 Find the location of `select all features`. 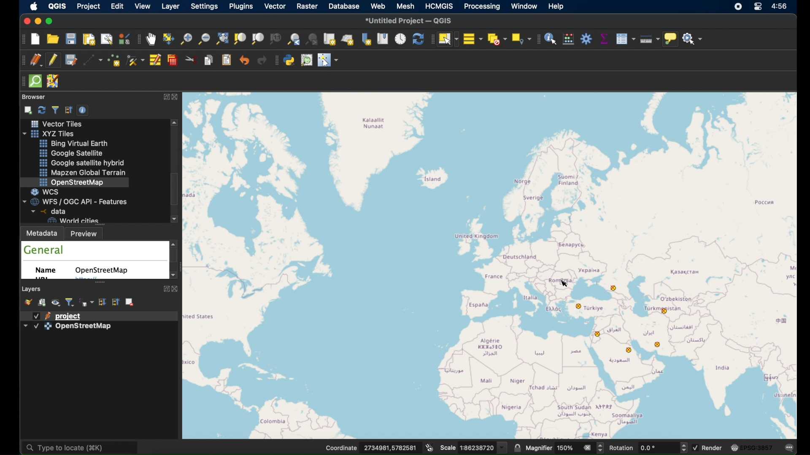

select all features is located at coordinates (473, 38).